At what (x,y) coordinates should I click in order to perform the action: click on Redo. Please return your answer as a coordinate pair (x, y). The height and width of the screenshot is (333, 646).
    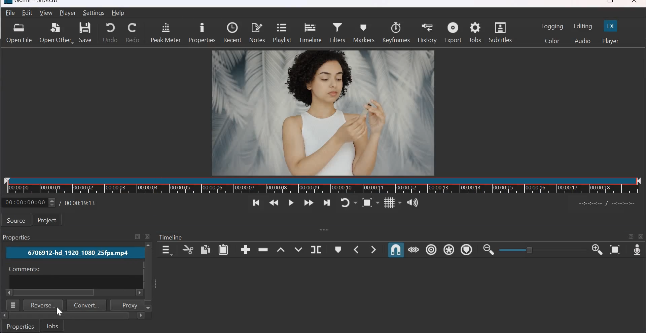
    Looking at the image, I should click on (133, 33).